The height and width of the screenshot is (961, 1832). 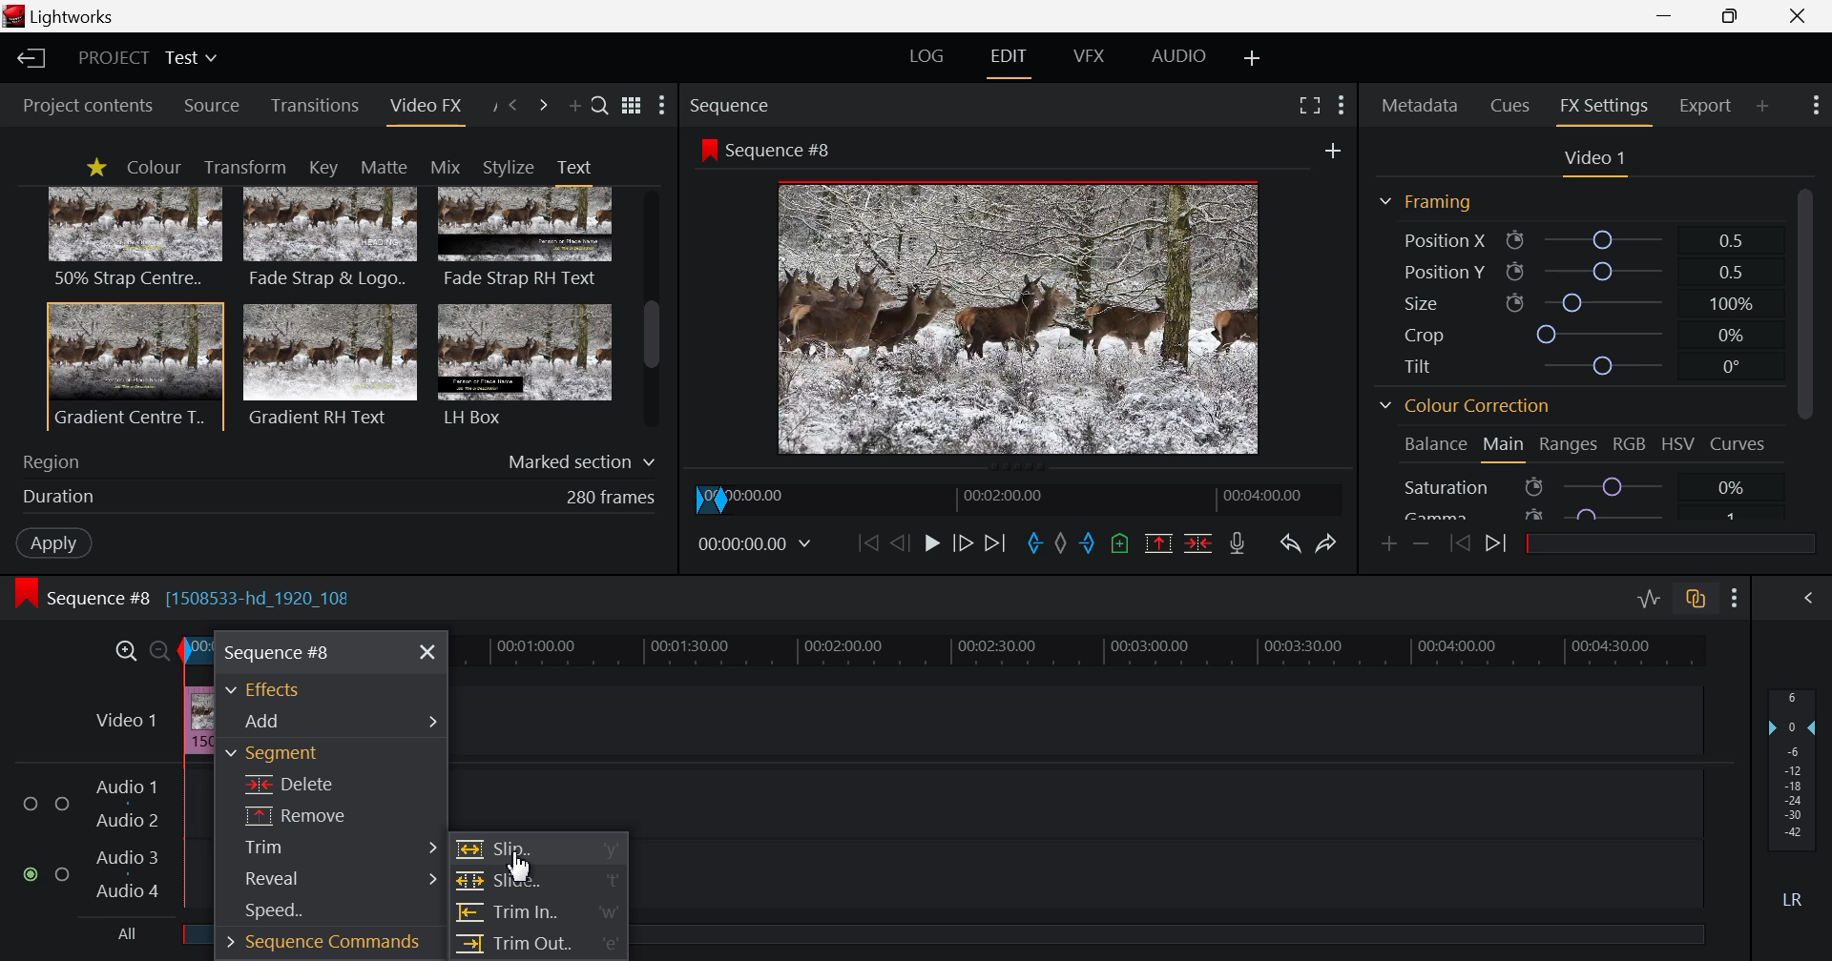 I want to click on Region, so click(x=340, y=458).